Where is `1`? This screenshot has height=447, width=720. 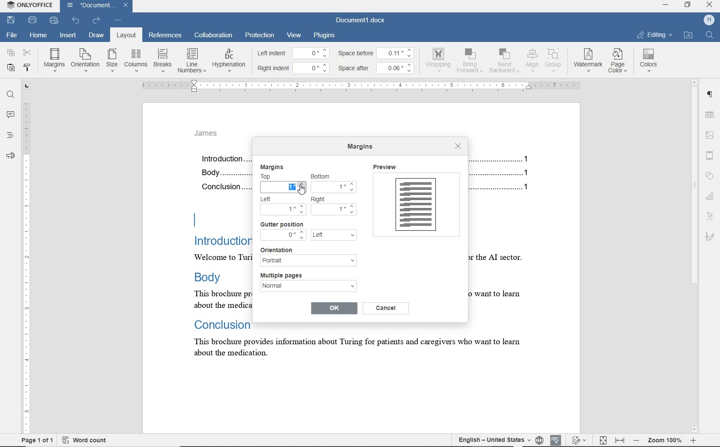 1 is located at coordinates (283, 210).